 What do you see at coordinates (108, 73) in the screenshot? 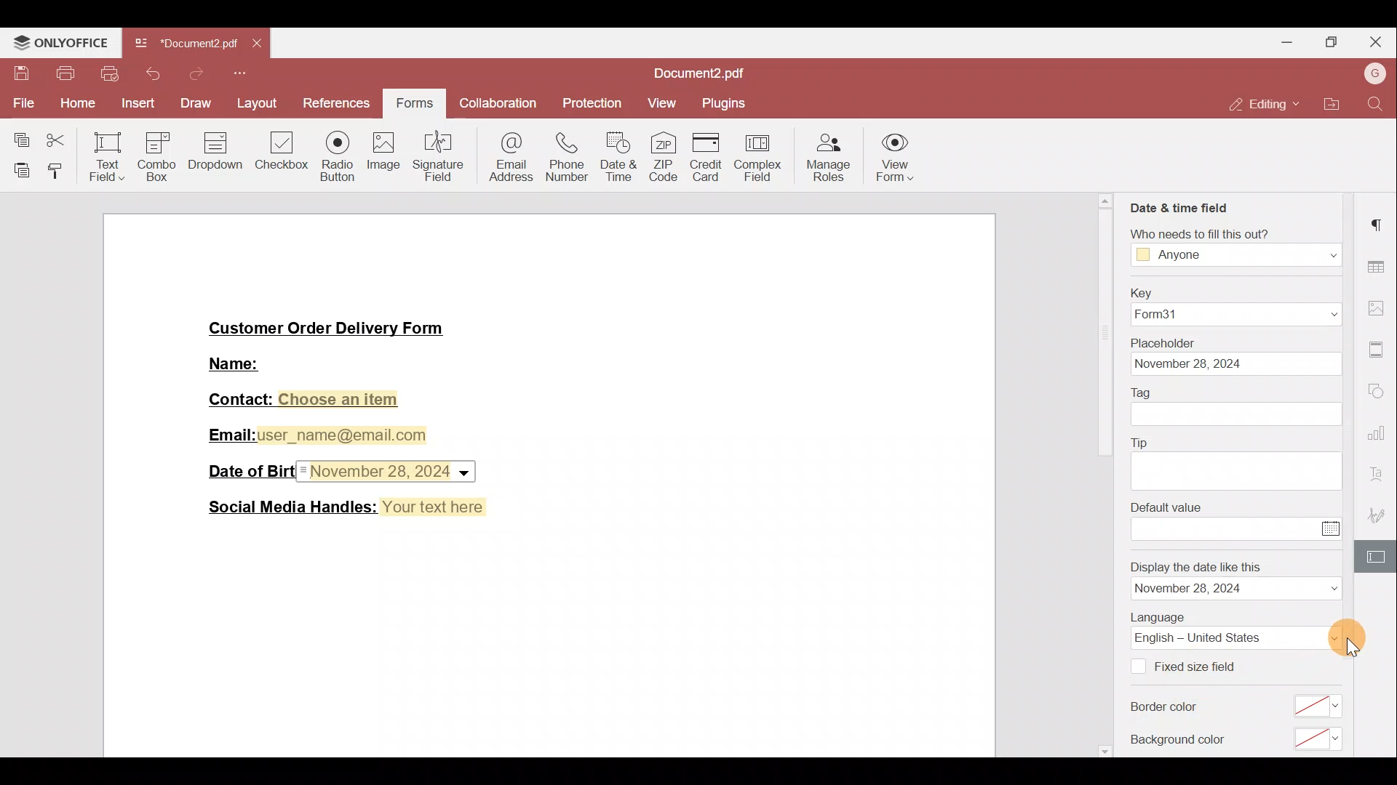
I see `Quick print` at bounding box center [108, 73].